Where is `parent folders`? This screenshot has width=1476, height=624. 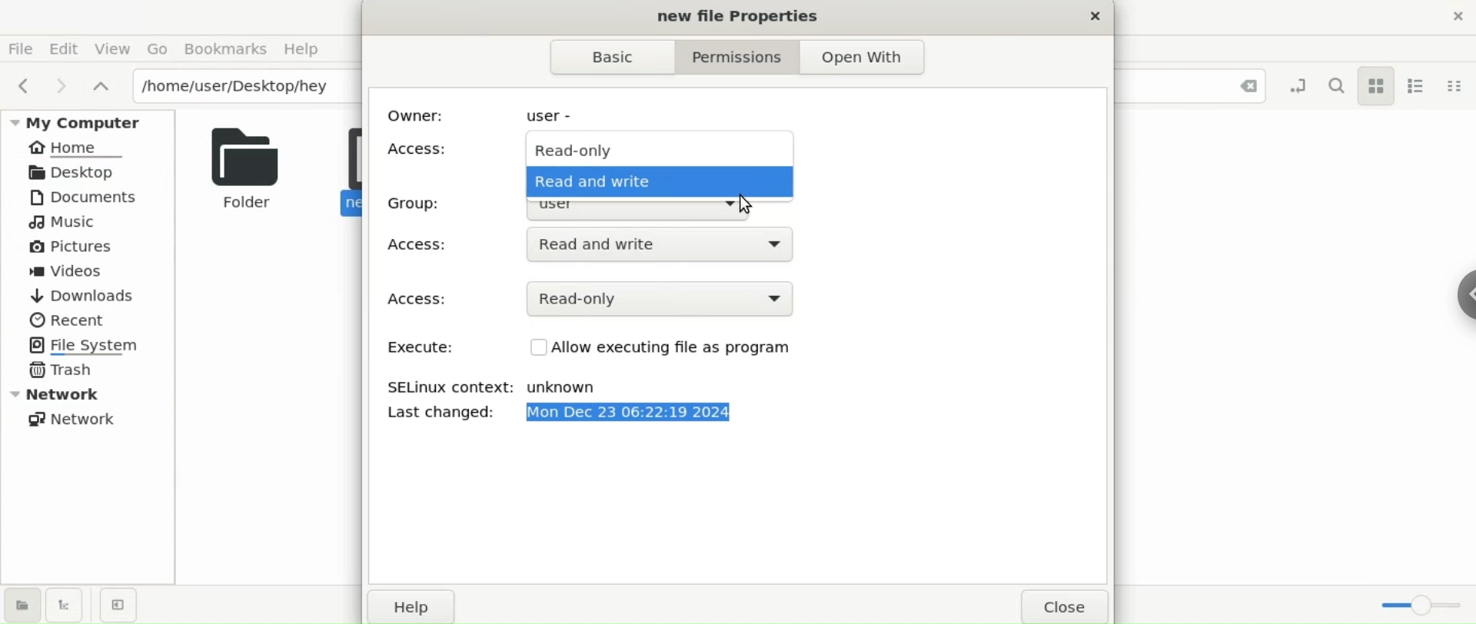 parent folders is located at coordinates (100, 85).